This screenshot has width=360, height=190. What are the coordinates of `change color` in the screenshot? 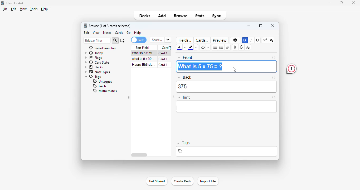 It's located at (196, 48).